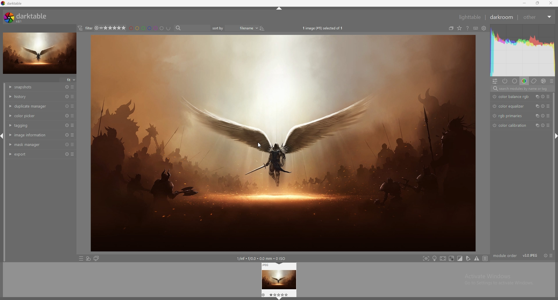 The height and width of the screenshot is (300, 558). I want to click on toggle indication of raw overexposure, so click(451, 258).